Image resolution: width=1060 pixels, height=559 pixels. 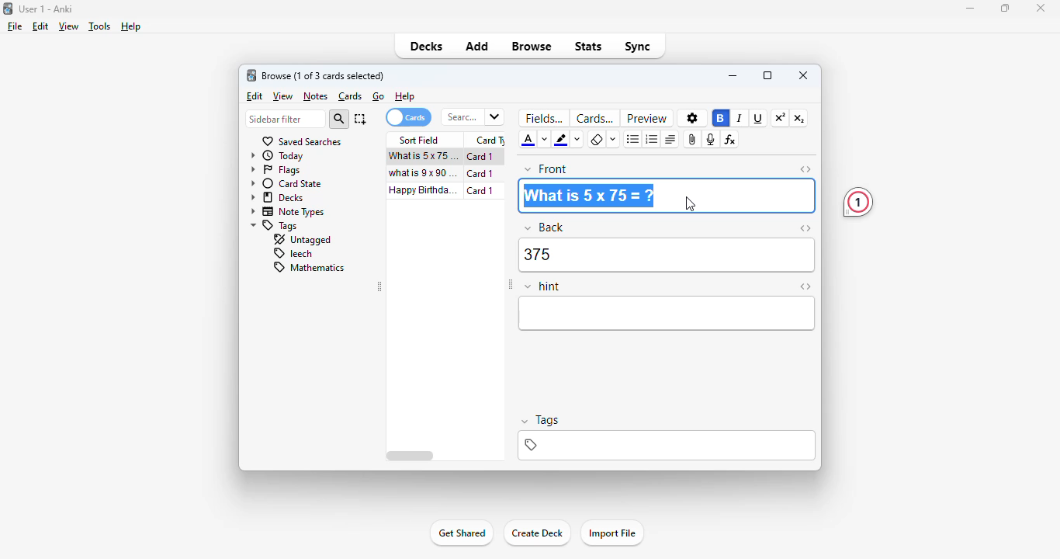 I want to click on maximize, so click(x=1006, y=8).